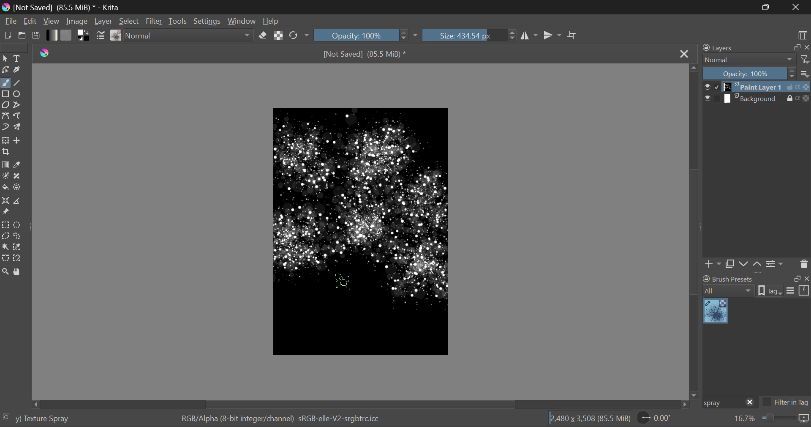  Describe the element at coordinates (117, 36) in the screenshot. I see `Brush Presets` at that location.